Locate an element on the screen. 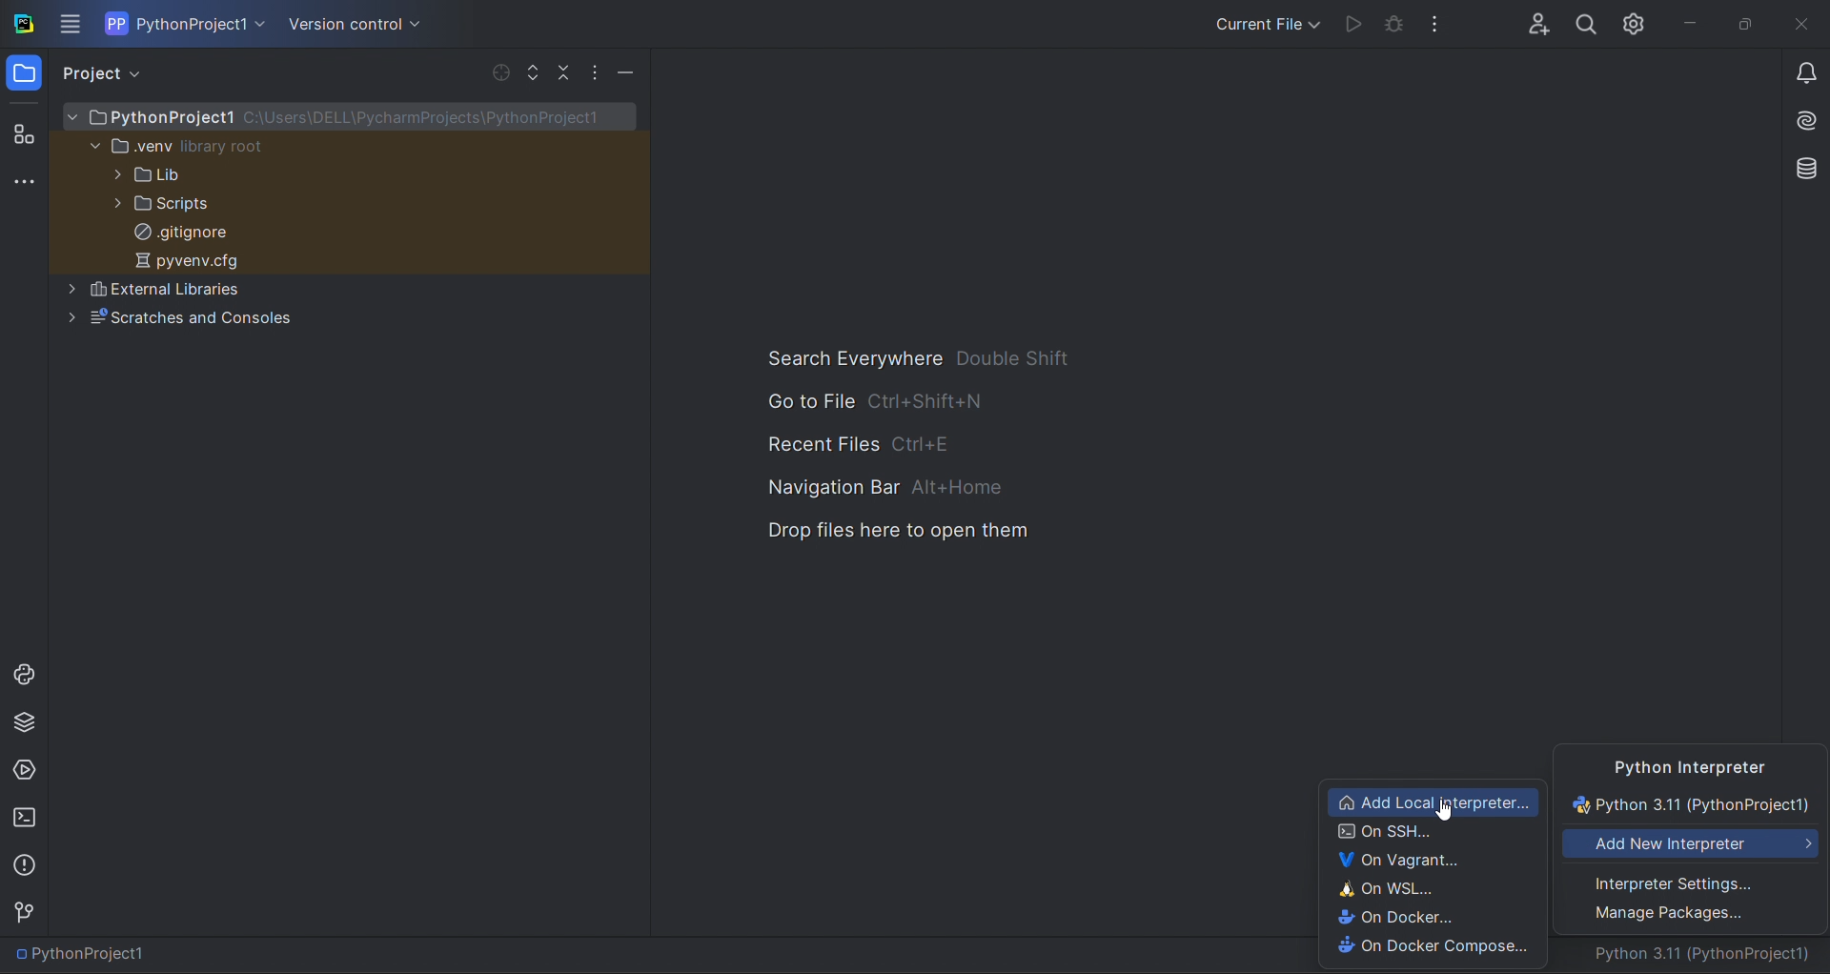 This screenshot has width=1830, height=974. maximize is located at coordinates (1742, 24).